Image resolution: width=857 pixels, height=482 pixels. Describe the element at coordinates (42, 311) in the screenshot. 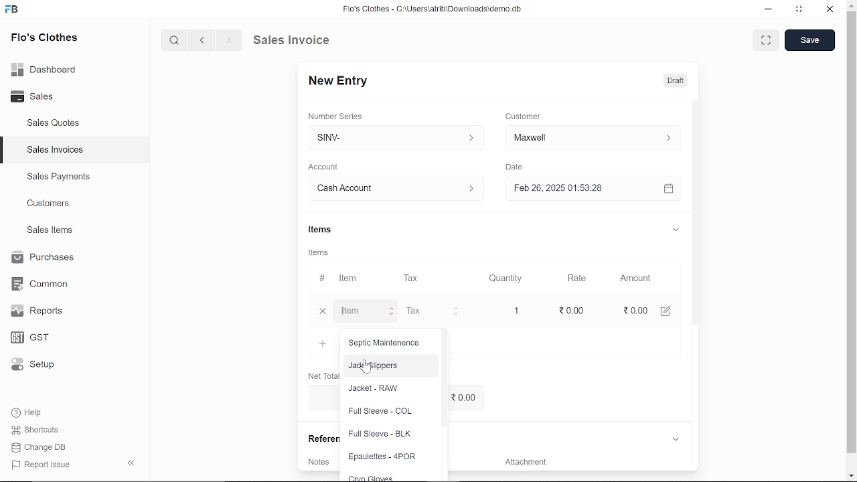

I see `Reports.` at that location.